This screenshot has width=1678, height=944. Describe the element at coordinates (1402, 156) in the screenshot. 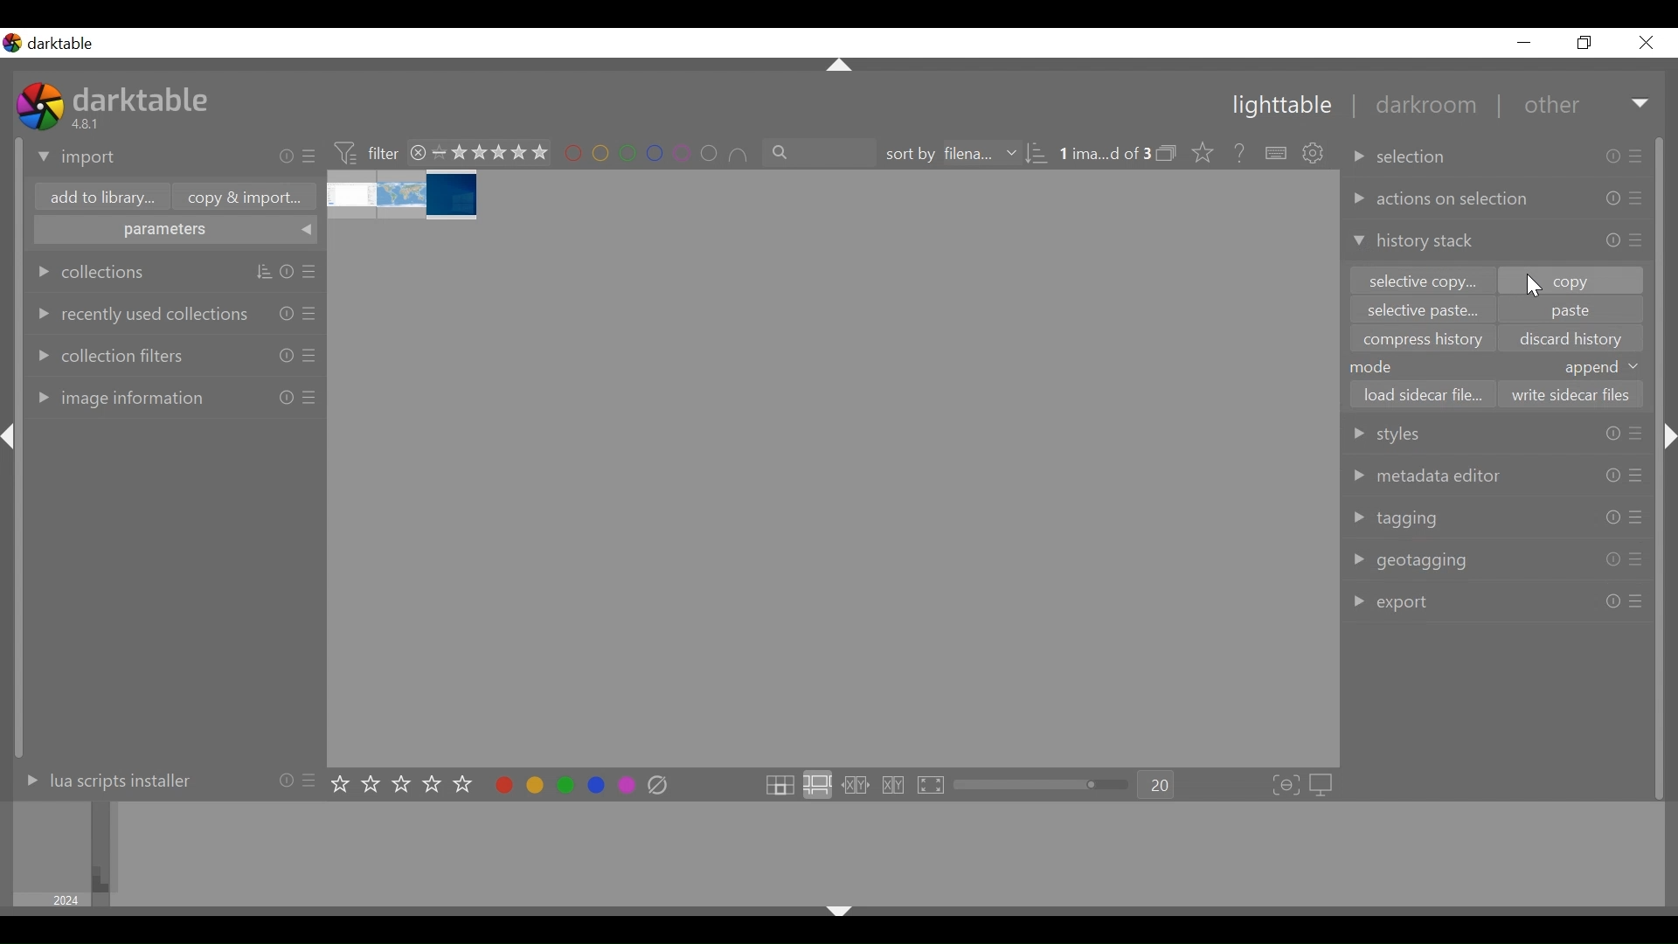

I see `selection` at that location.